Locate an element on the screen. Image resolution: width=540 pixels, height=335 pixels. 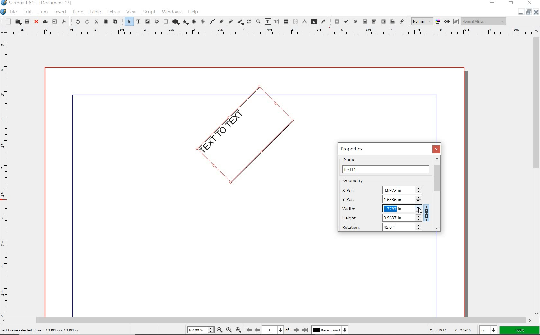
line is located at coordinates (212, 22).